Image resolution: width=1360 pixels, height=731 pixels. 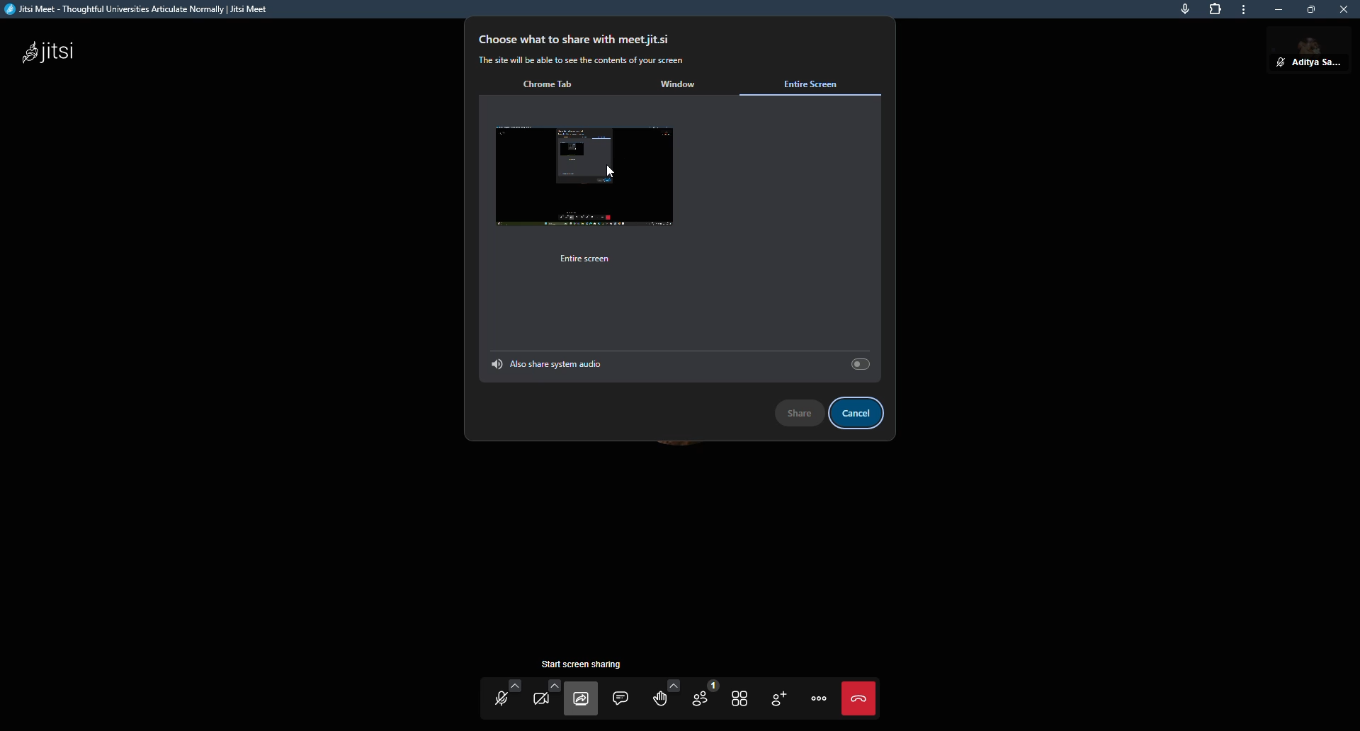 I want to click on chrome tab, so click(x=554, y=85).